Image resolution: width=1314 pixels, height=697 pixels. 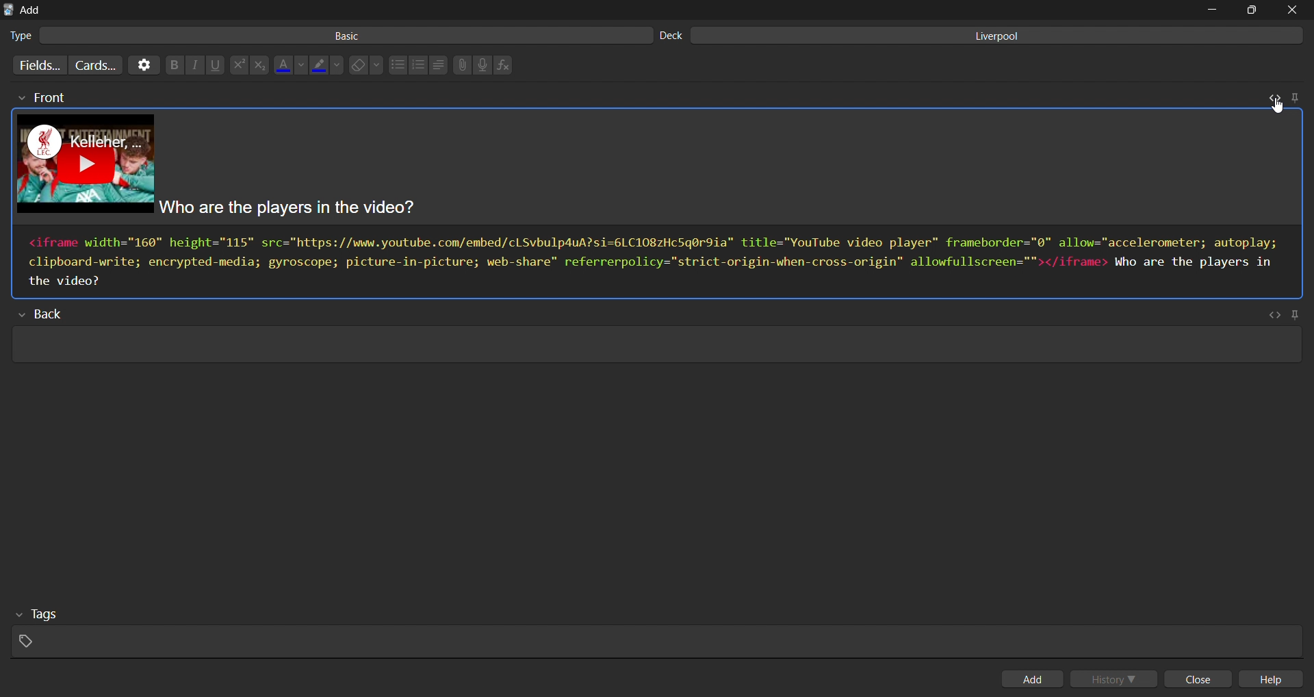 What do you see at coordinates (1274, 315) in the screenshot?
I see `toggle html editor` at bounding box center [1274, 315].